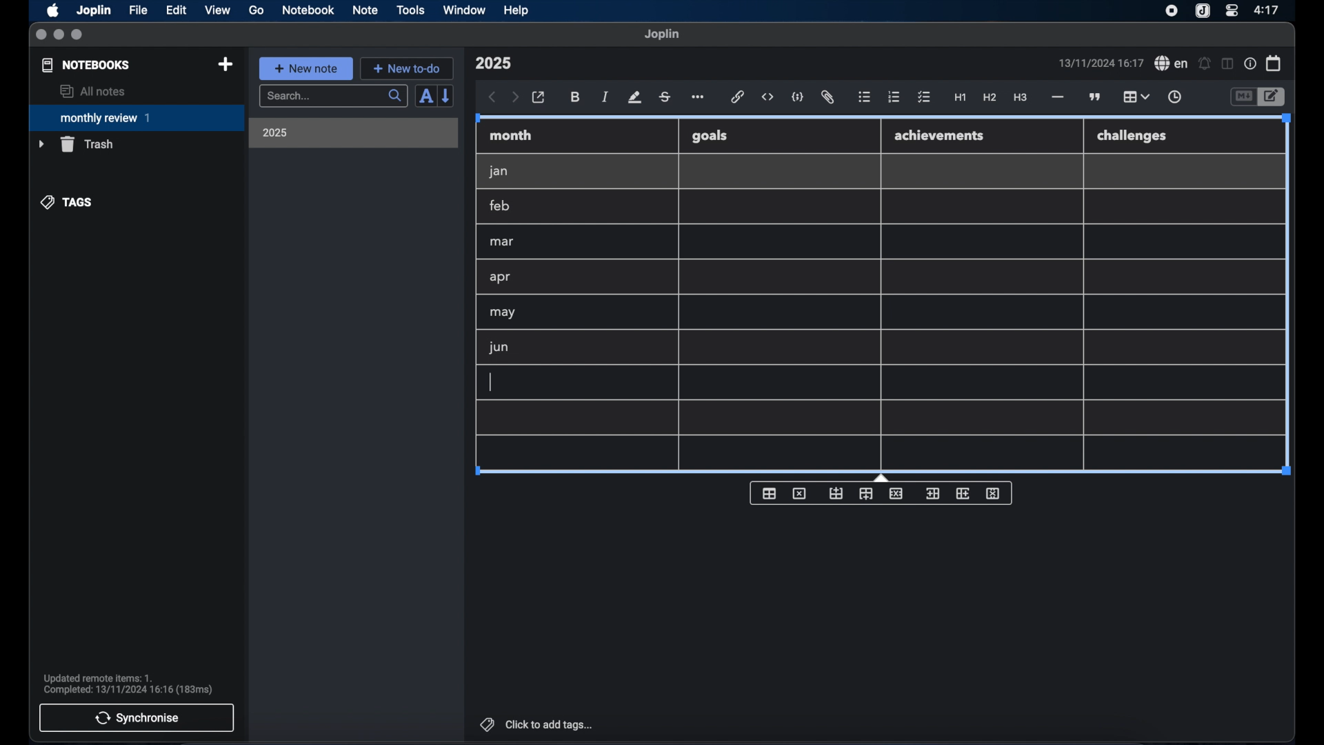 This screenshot has height=745, width=1324. Describe the element at coordinates (699, 98) in the screenshot. I see `more options` at that location.